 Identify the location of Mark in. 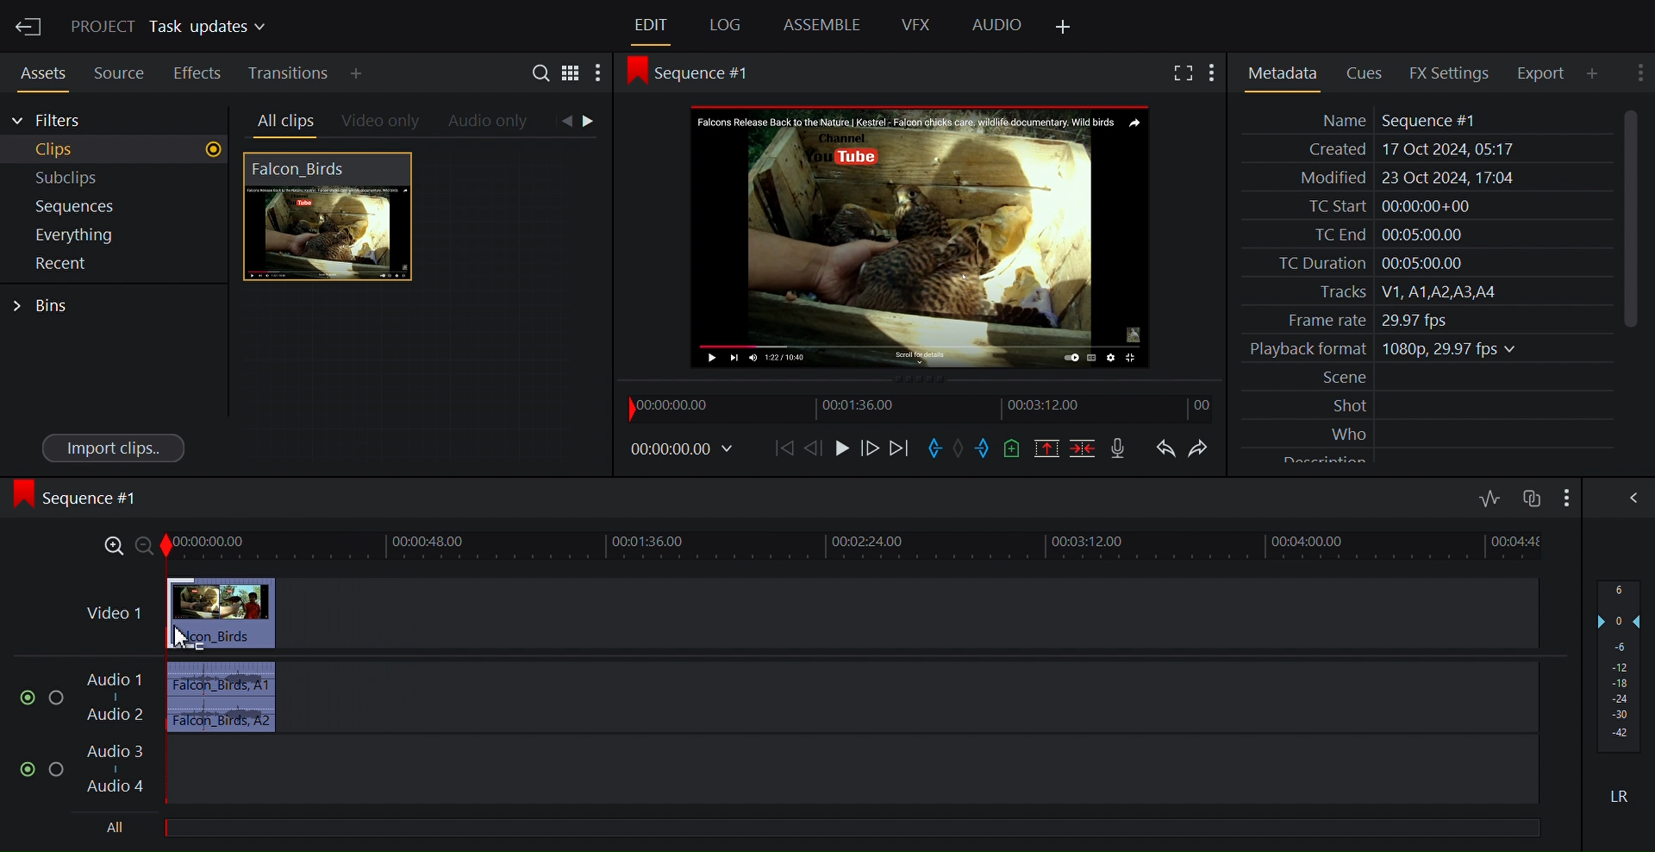
(934, 448).